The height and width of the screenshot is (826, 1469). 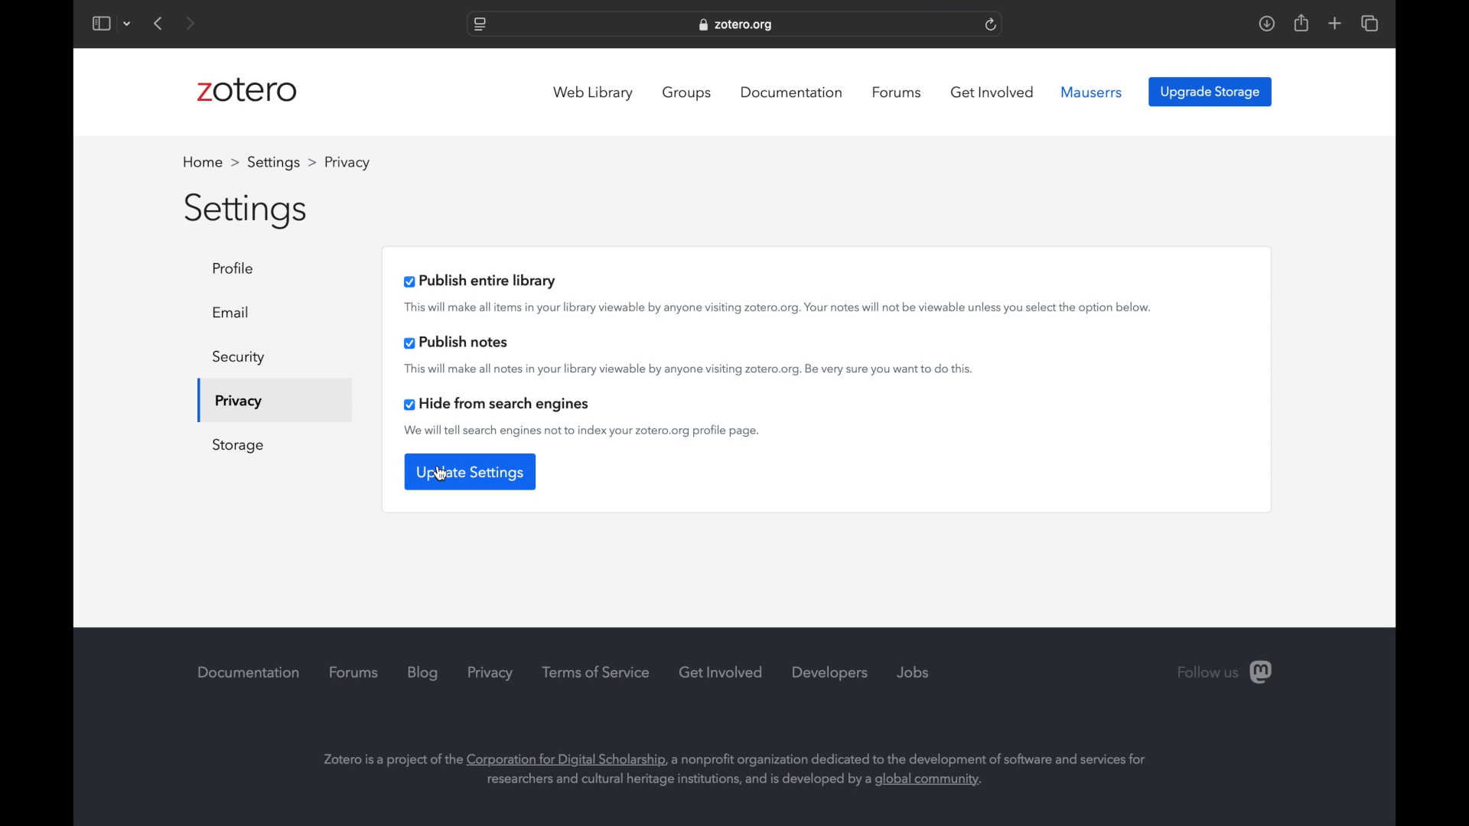 I want to click on this will make all notes in your library viewable by anyone visiting, so click(x=689, y=369).